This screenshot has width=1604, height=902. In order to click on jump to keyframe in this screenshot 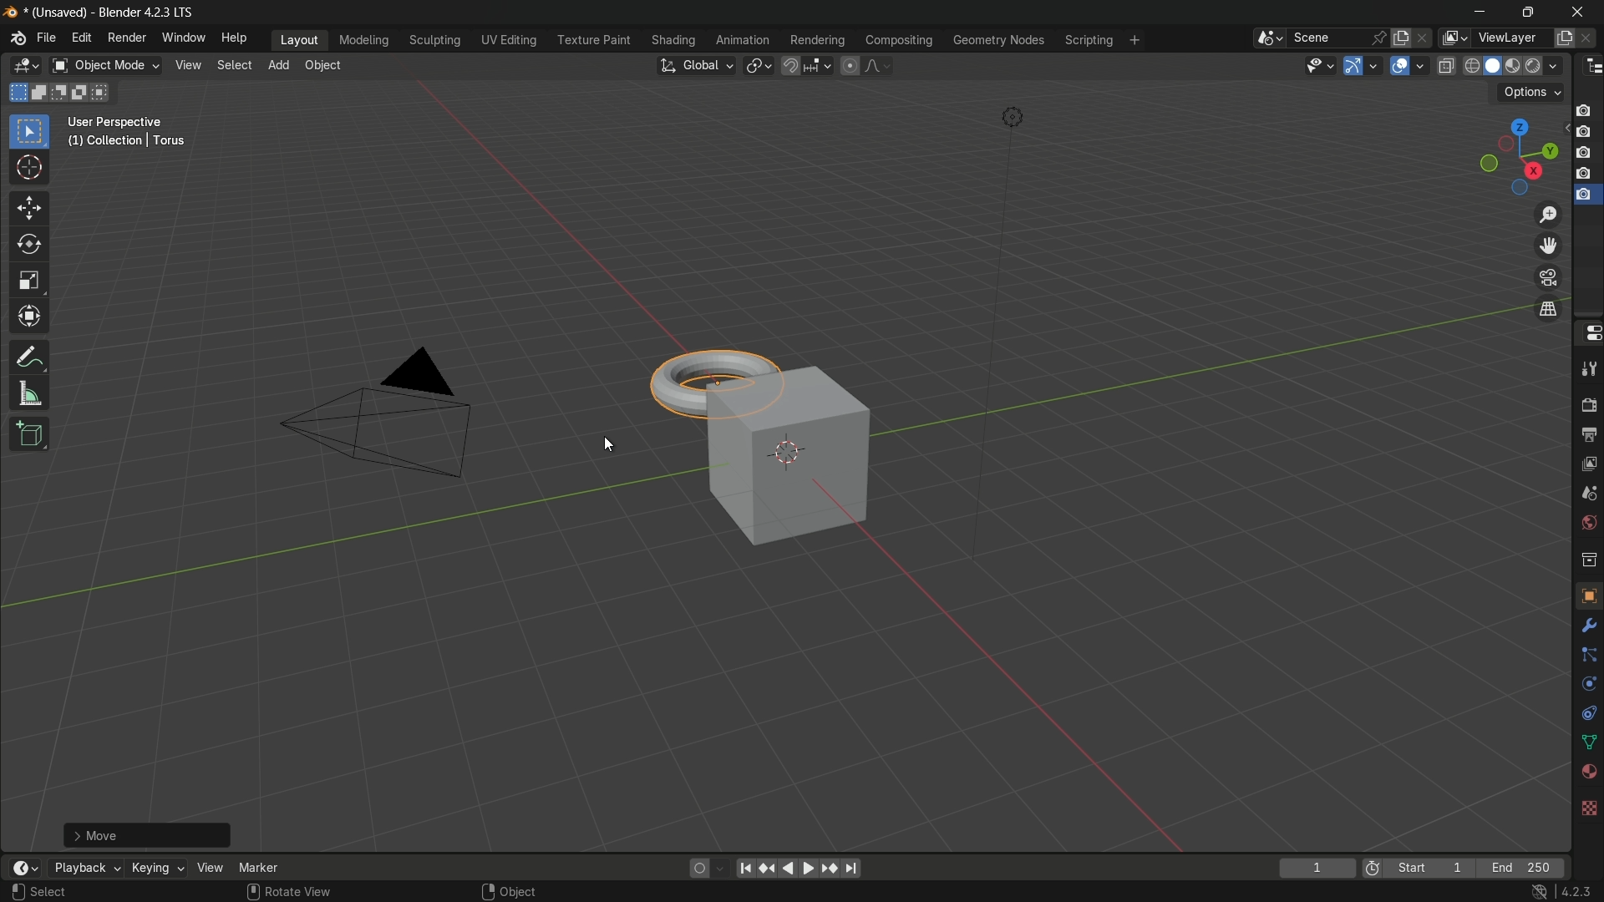, I will do `click(832, 869)`.